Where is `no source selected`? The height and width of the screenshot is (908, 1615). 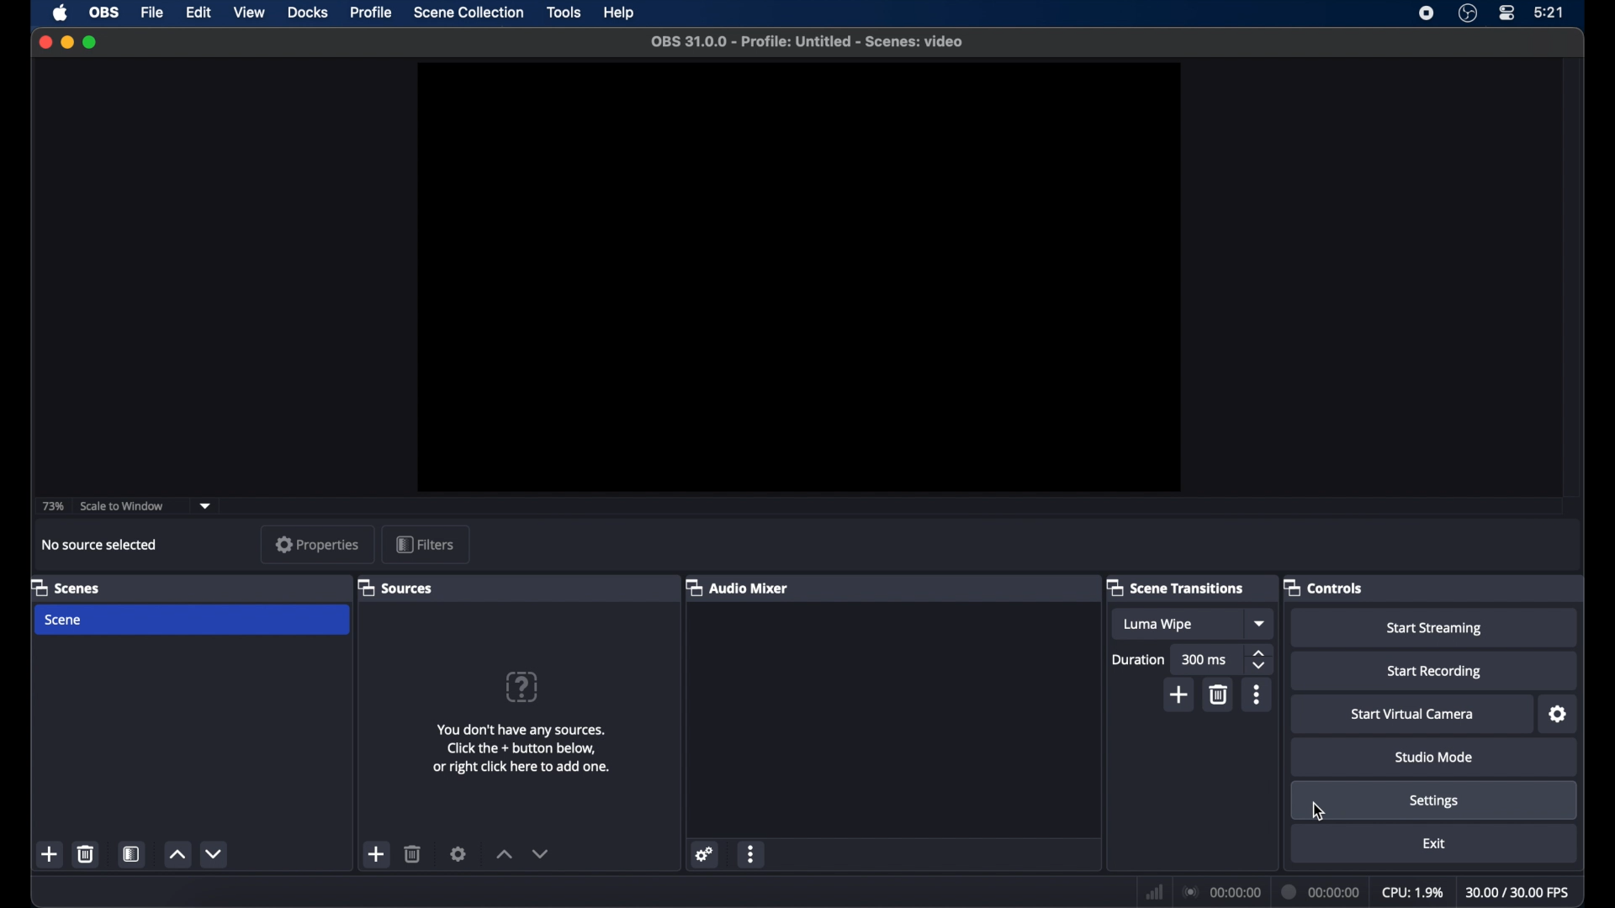 no source selected is located at coordinates (98, 544).